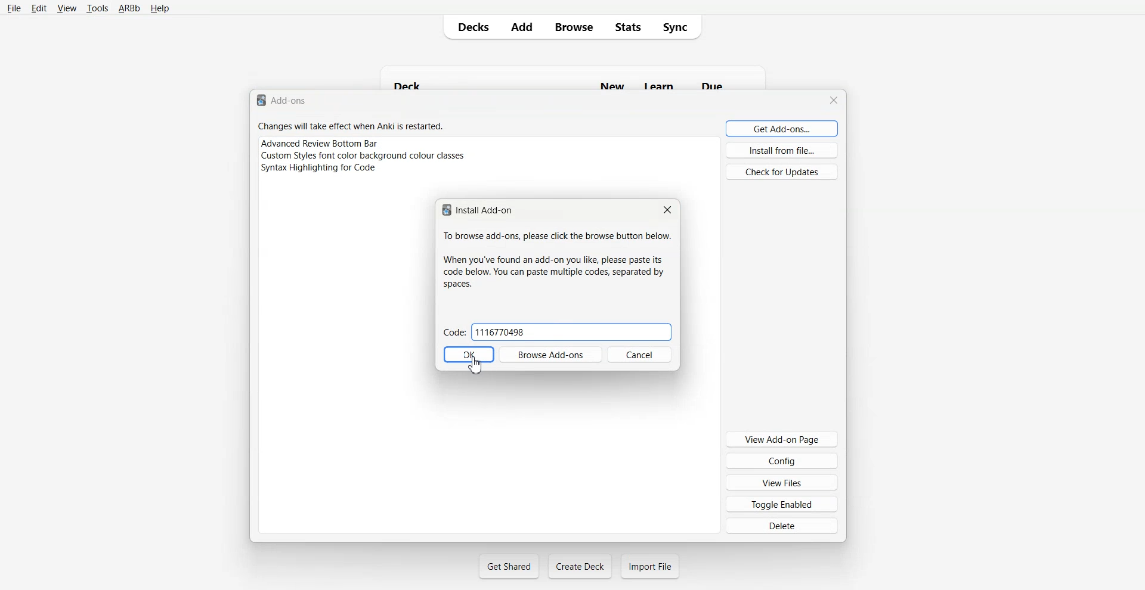 Image resolution: width=1145 pixels, height=590 pixels. What do you see at coordinates (782, 172) in the screenshot?
I see `Check for Updates` at bounding box center [782, 172].